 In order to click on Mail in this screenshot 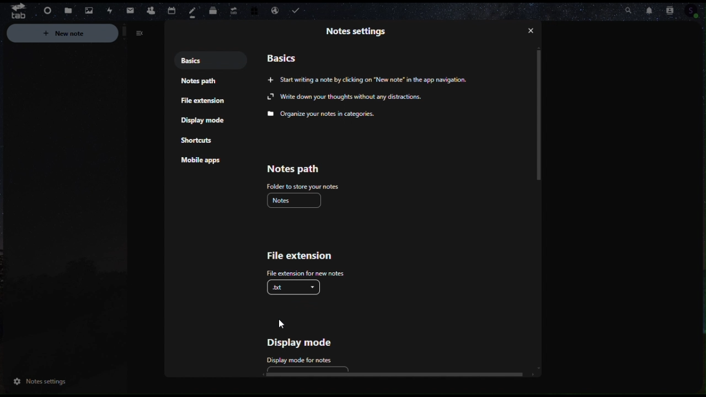, I will do `click(131, 11)`.